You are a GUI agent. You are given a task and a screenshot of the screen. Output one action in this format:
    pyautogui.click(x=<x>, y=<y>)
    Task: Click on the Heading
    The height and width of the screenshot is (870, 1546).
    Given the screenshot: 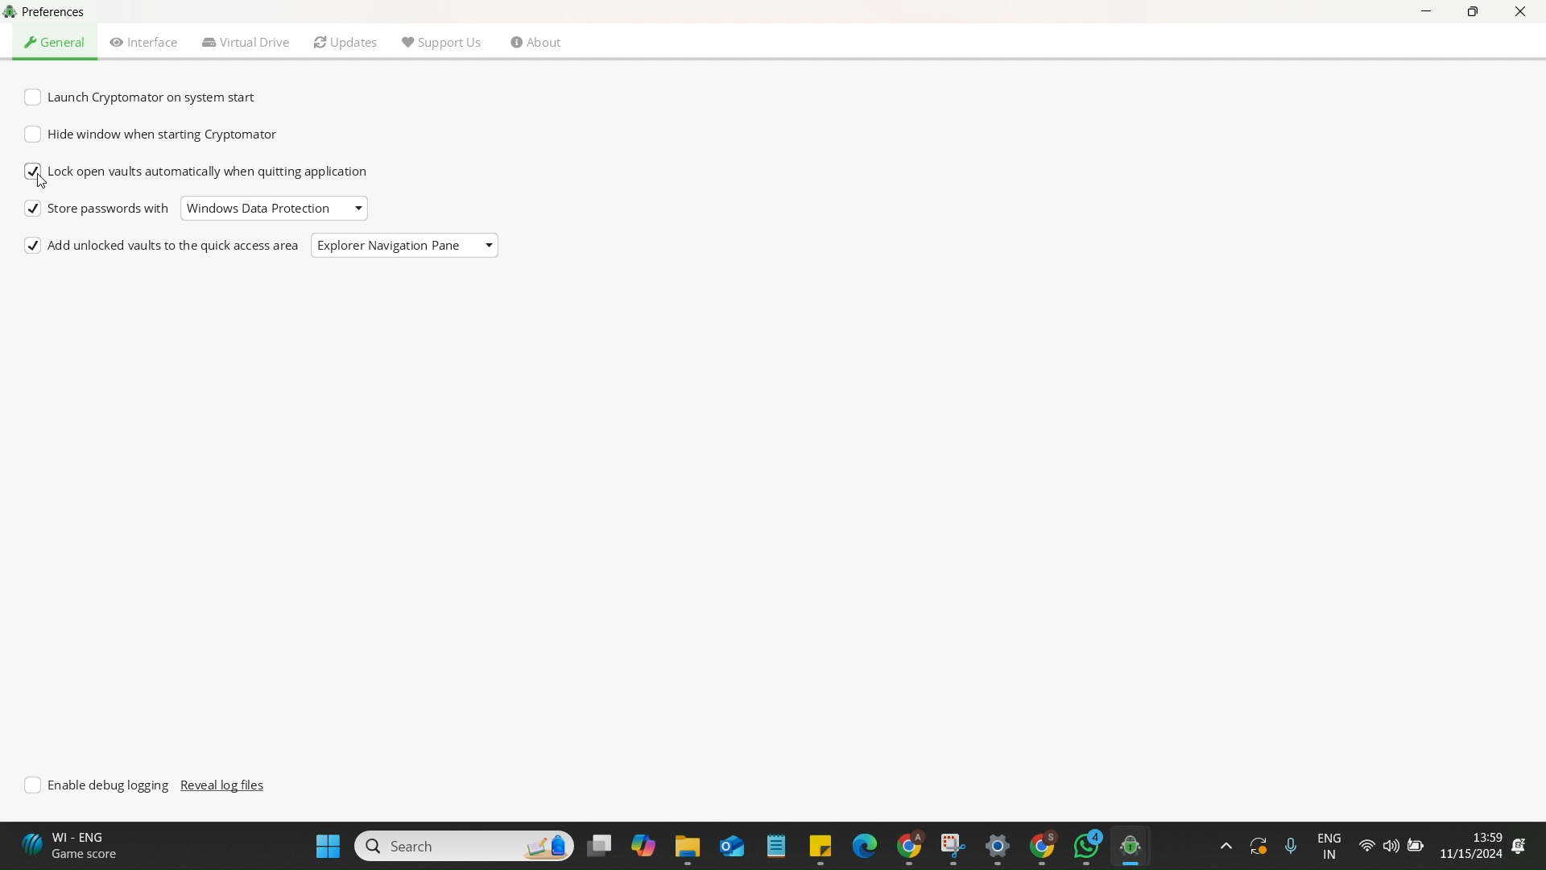 What is the action you would take?
    pyautogui.click(x=64, y=12)
    